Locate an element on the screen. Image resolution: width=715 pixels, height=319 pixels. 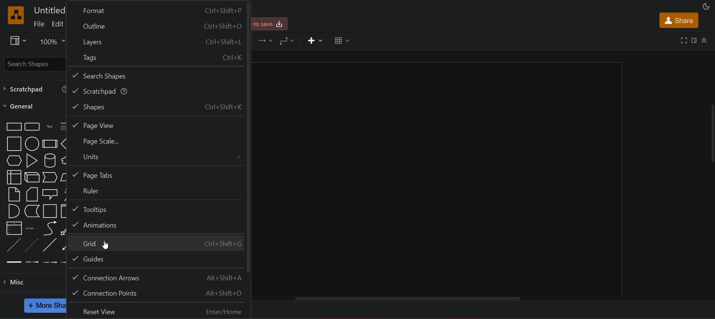
list item is located at coordinates (29, 228).